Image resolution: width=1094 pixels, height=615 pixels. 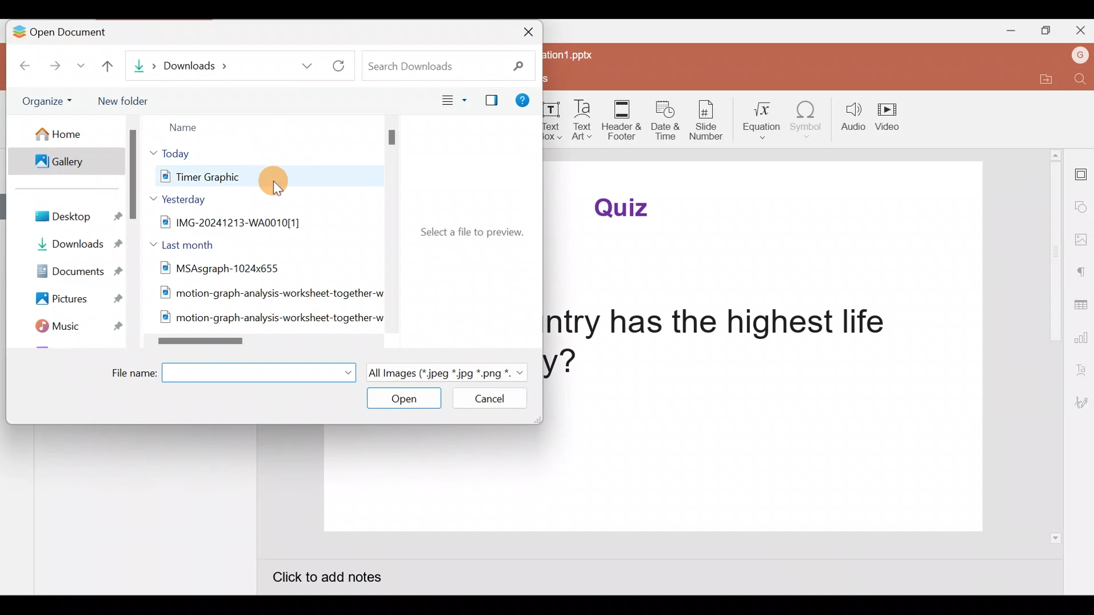 What do you see at coordinates (445, 371) in the screenshot?
I see `All Images (* jpeg *jpg *.png *. ` at bounding box center [445, 371].